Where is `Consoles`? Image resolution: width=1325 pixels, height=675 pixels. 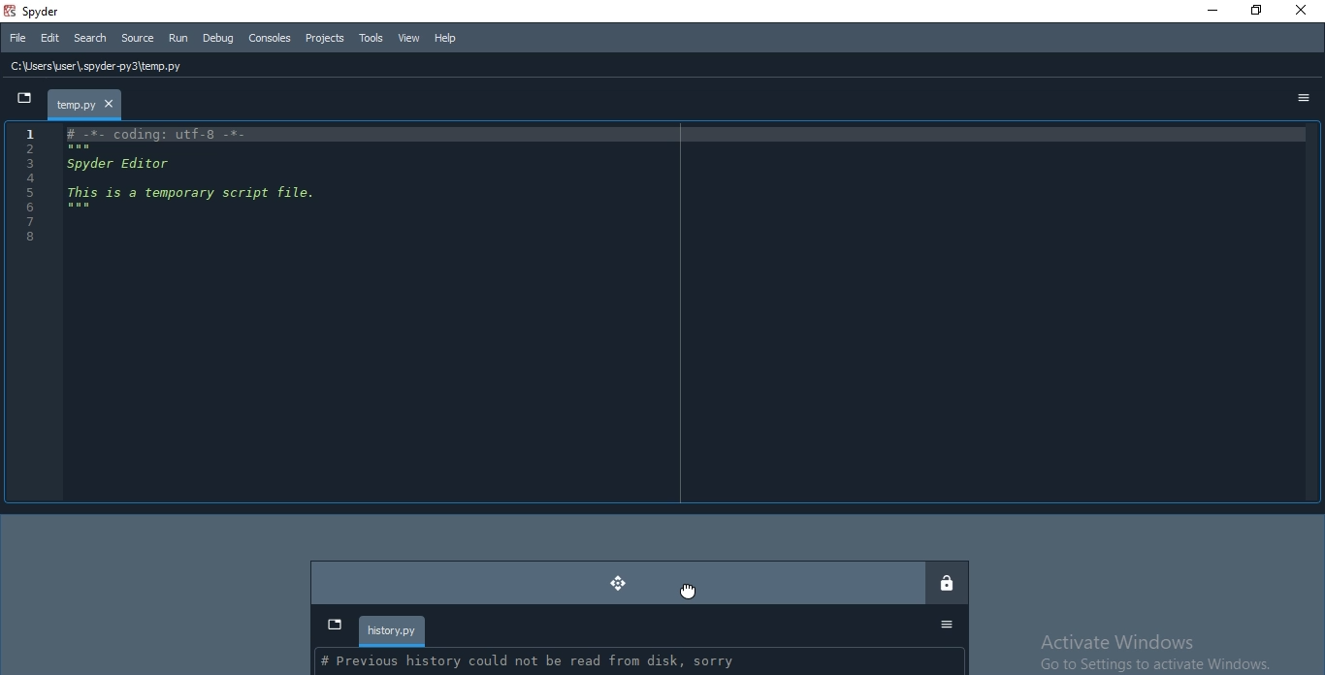 Consoles is located at coordinates (271, 38).